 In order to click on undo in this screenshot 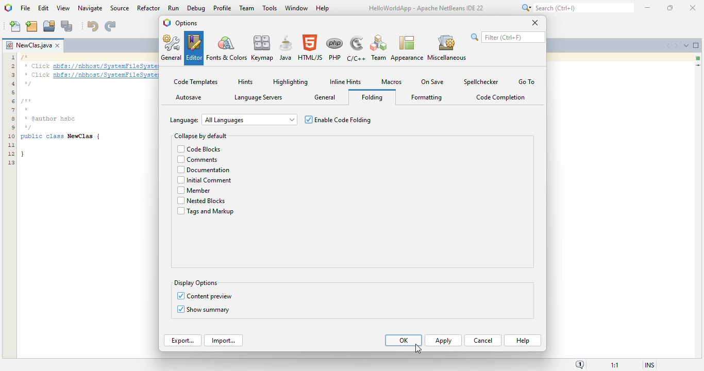, I will do `click(93, 26)`.